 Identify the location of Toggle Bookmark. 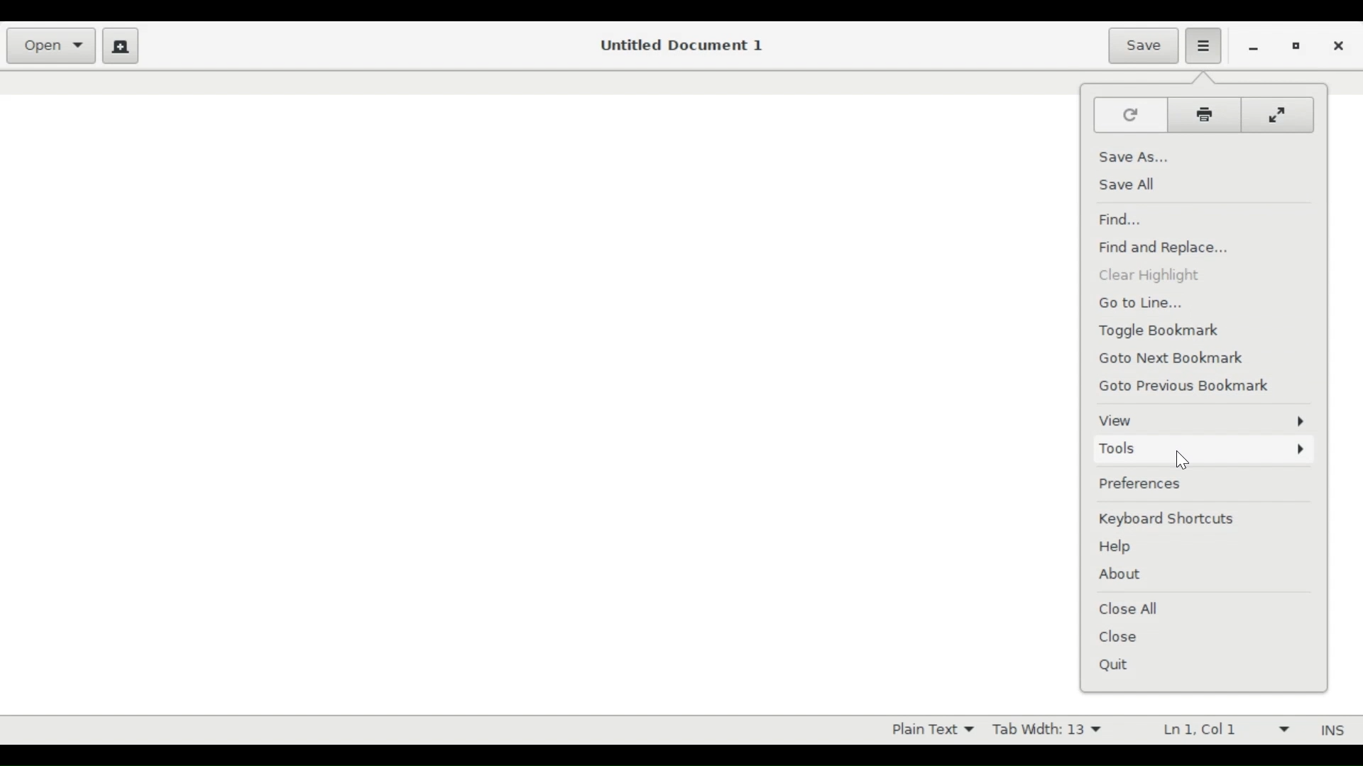
(1166, 331).